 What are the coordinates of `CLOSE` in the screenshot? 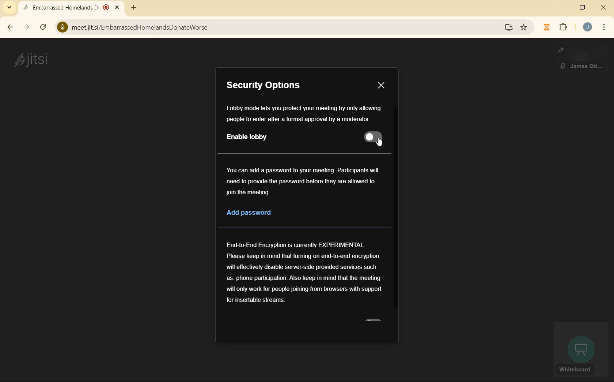 It's located at (381, 85).